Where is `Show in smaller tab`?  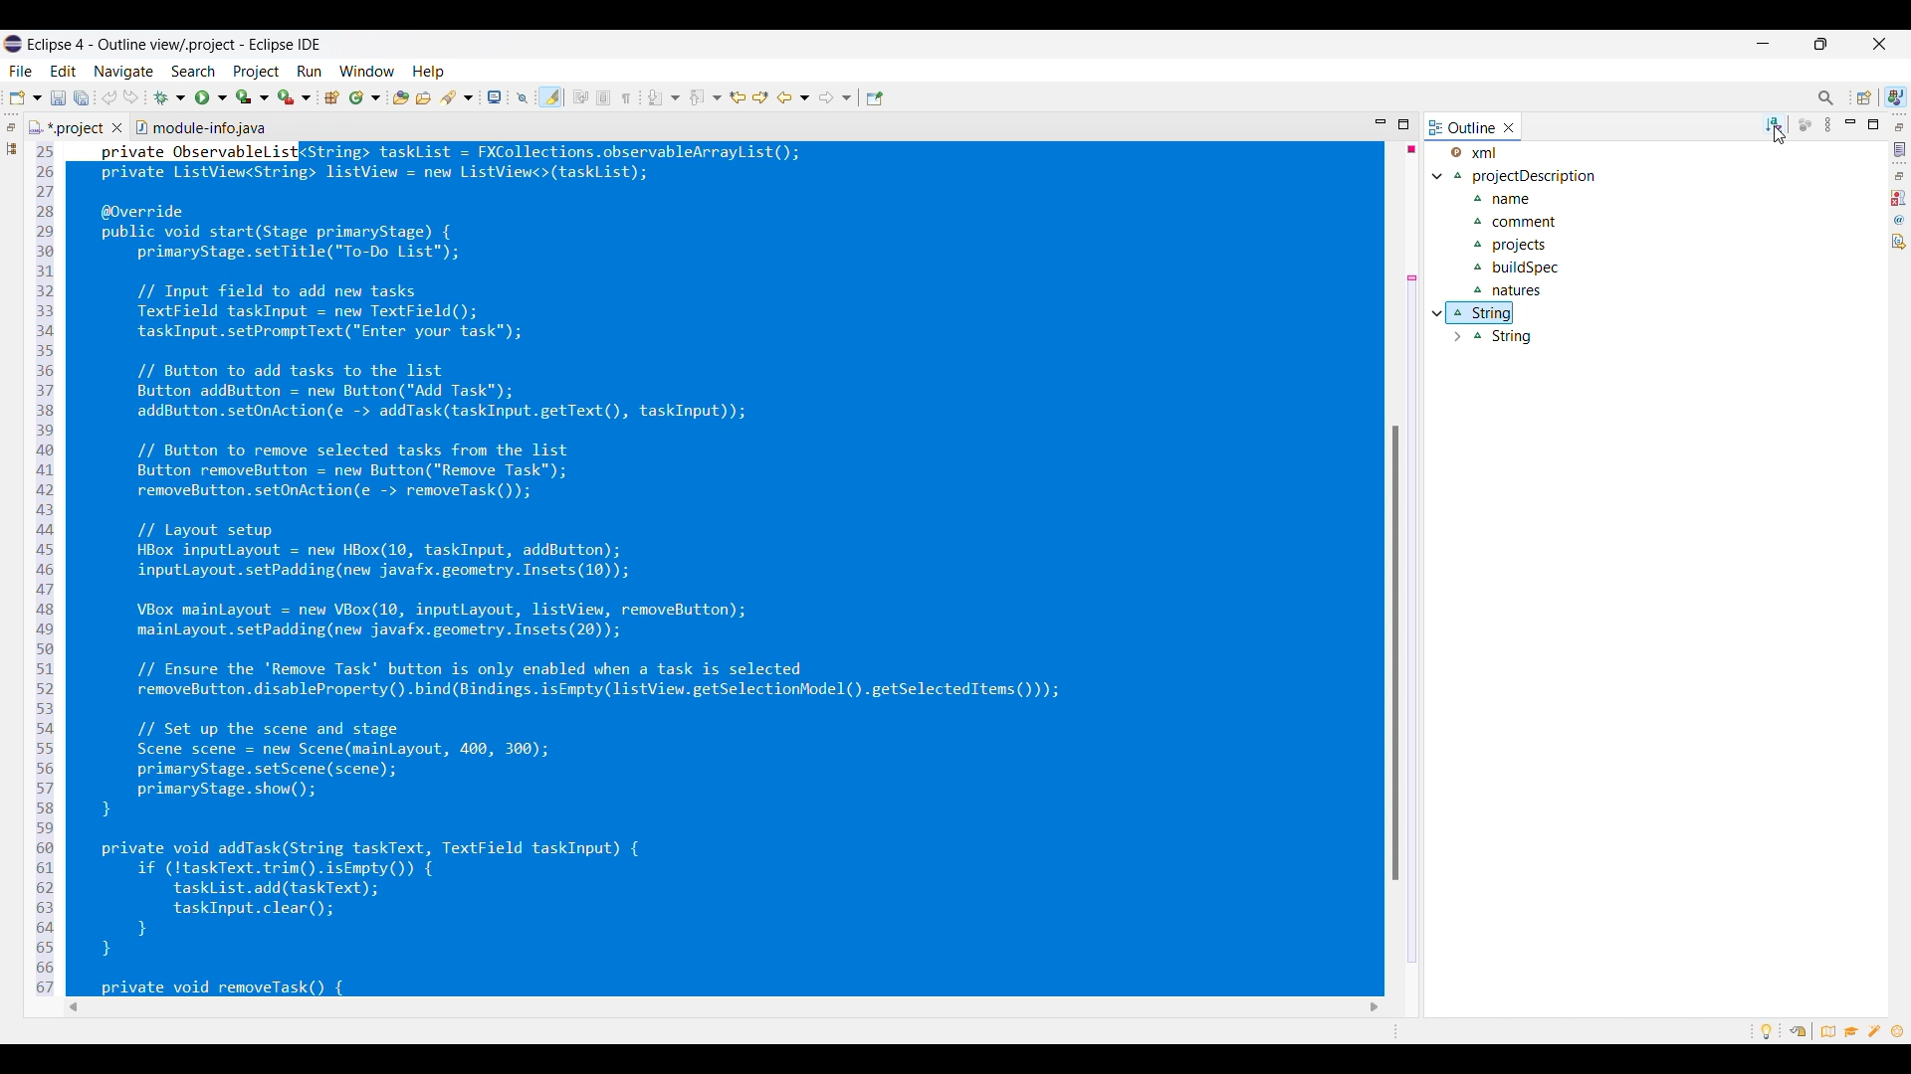
Show in smaller tab is located at coordinates (1820, 44).